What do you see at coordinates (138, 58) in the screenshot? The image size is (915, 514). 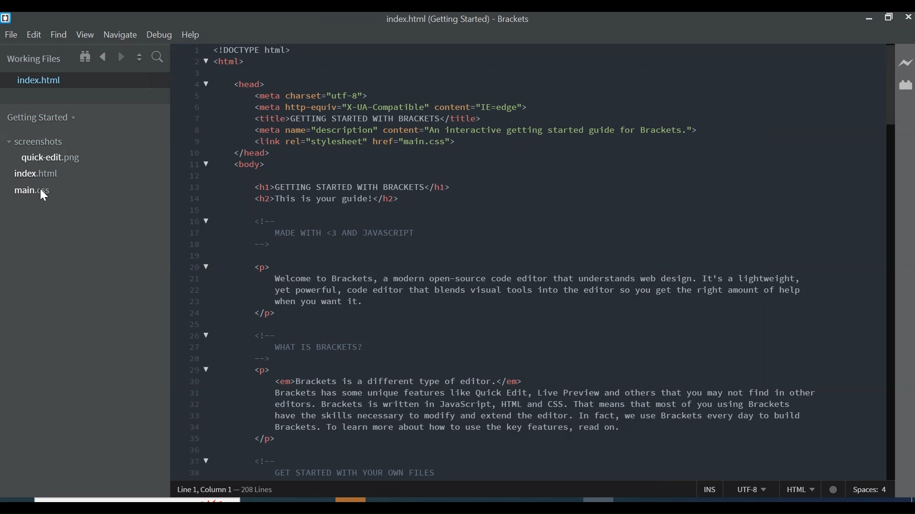 I see `Split the editor vertically or horizontally` at bounding box center [138, 58].